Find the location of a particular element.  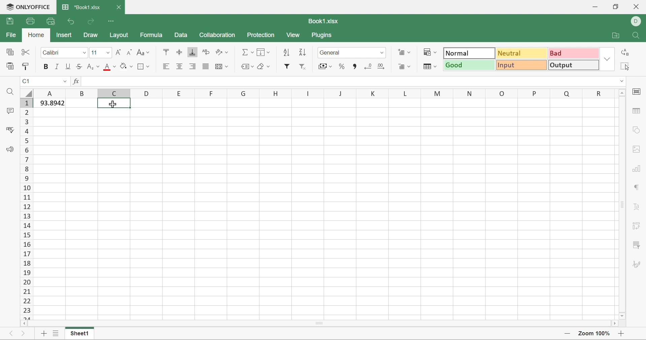

Align Center is located at coordinates (179, 66).